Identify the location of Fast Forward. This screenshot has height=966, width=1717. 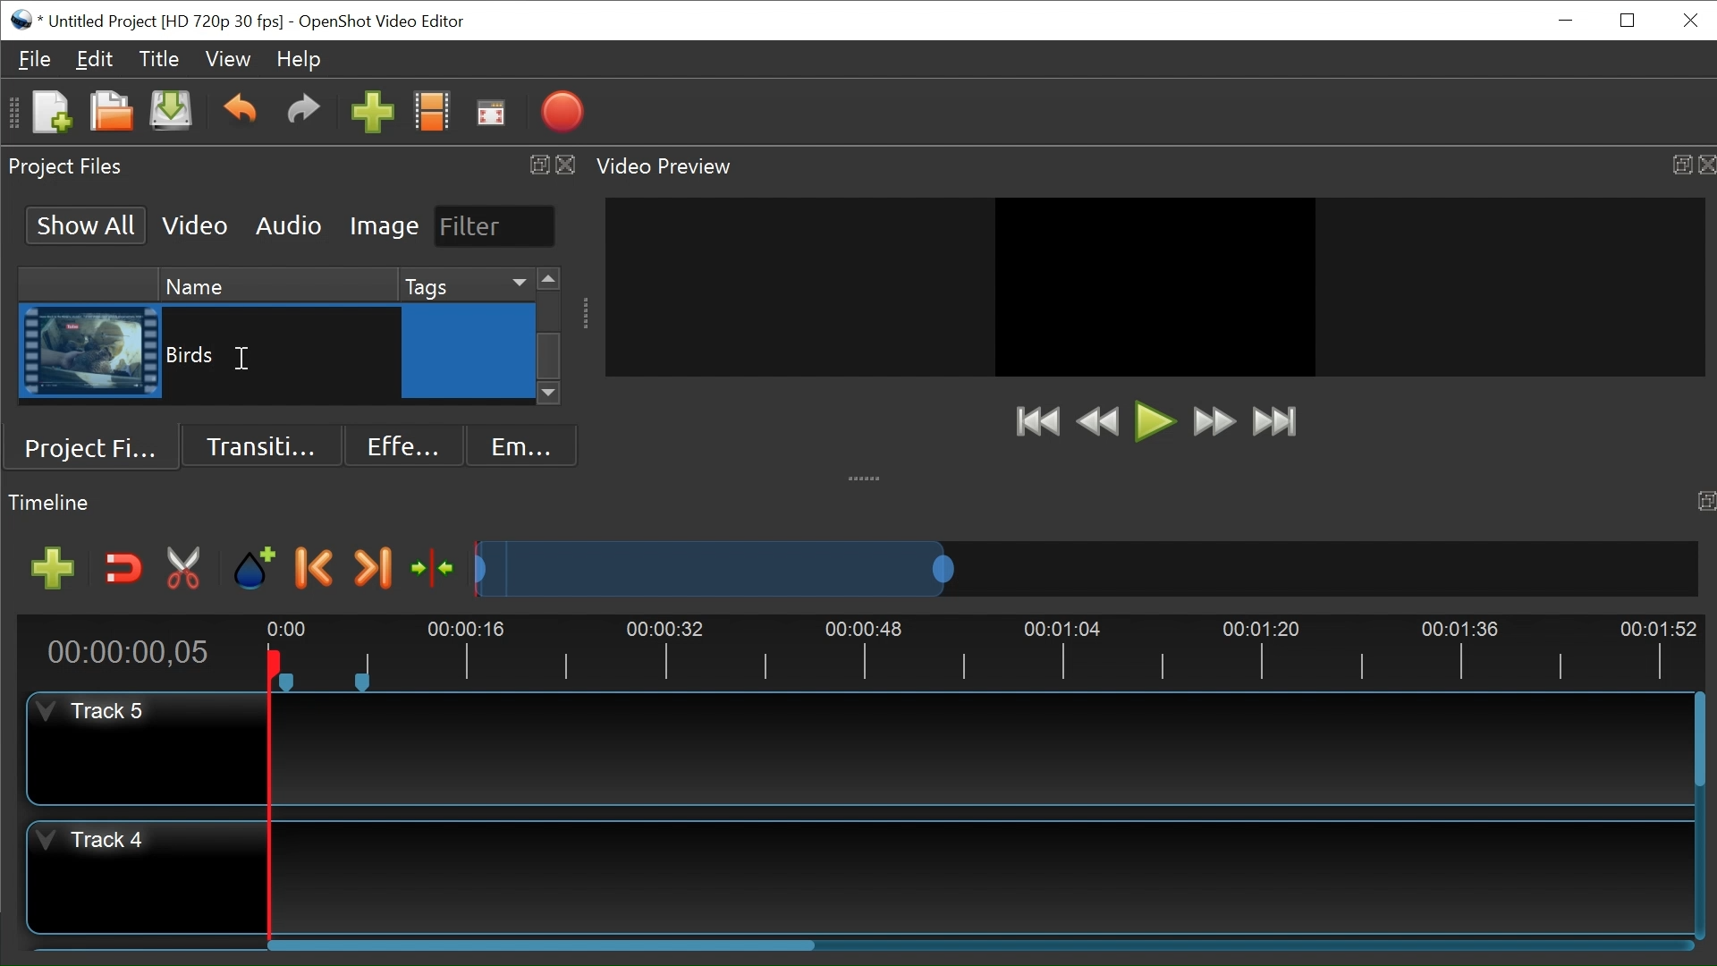
(1214, 423).